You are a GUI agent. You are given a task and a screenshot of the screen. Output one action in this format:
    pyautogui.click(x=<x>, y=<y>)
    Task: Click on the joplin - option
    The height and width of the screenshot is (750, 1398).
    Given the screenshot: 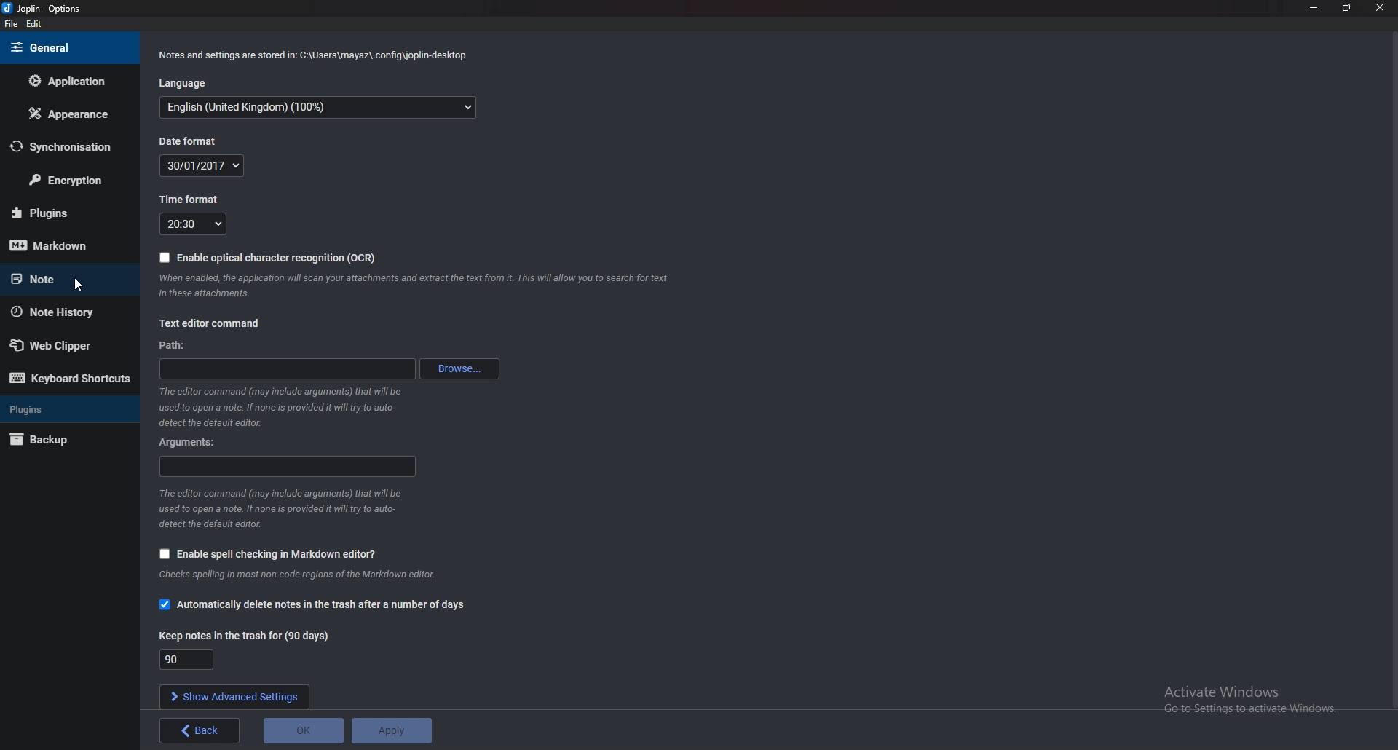 What is the action you would take?
    pyautogui.click(x=44, y=8)
    